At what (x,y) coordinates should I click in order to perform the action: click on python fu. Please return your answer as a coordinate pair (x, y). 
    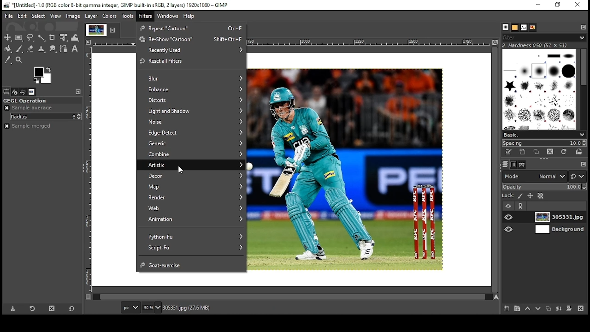
    Looking at the image, I should click on (192, 236).